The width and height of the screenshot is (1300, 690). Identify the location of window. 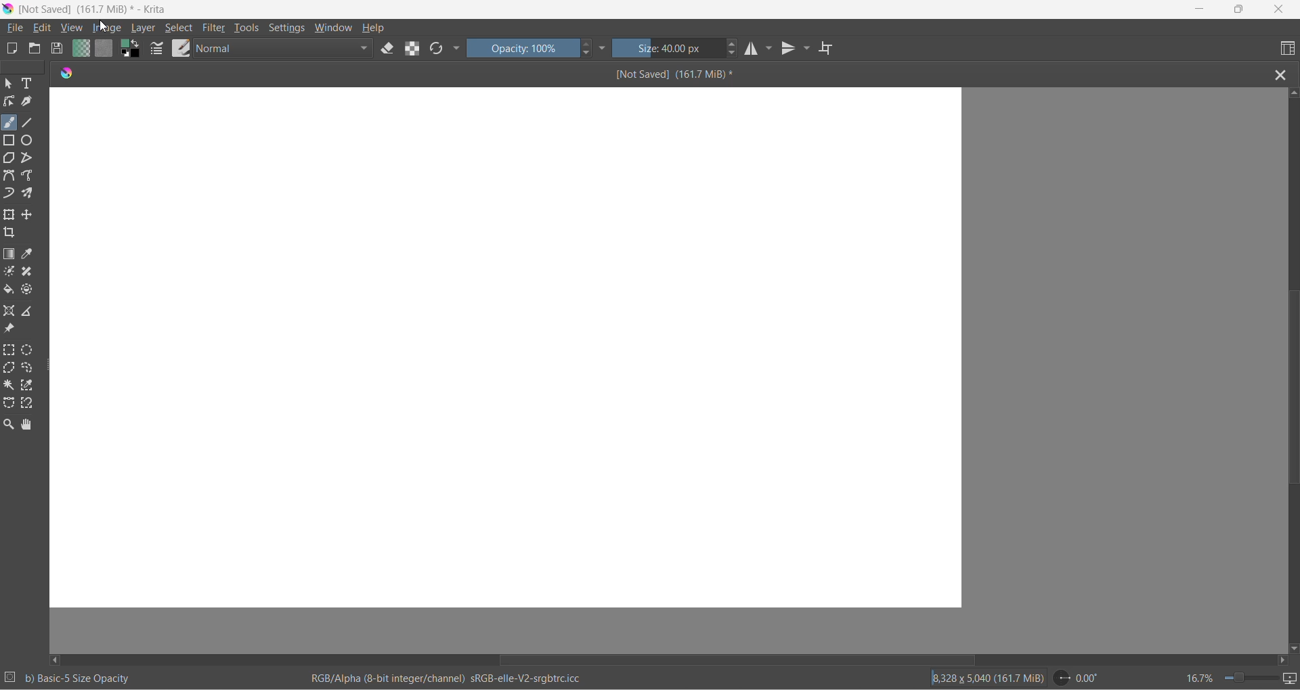
(332, 29).